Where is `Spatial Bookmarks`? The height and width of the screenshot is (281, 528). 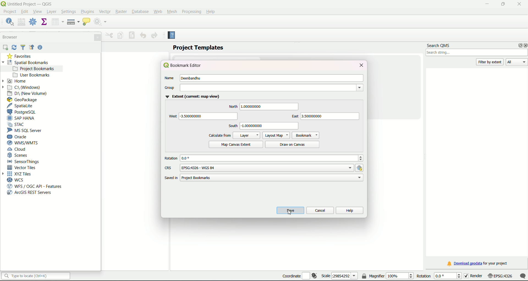 Spatial Bookmarks is located at coordinates (28, 62).